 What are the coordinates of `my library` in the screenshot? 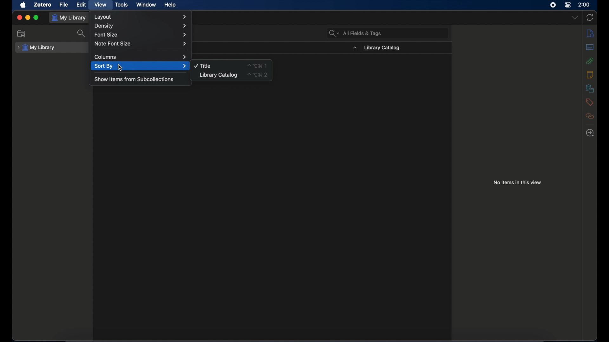 It's located at (69, 18).